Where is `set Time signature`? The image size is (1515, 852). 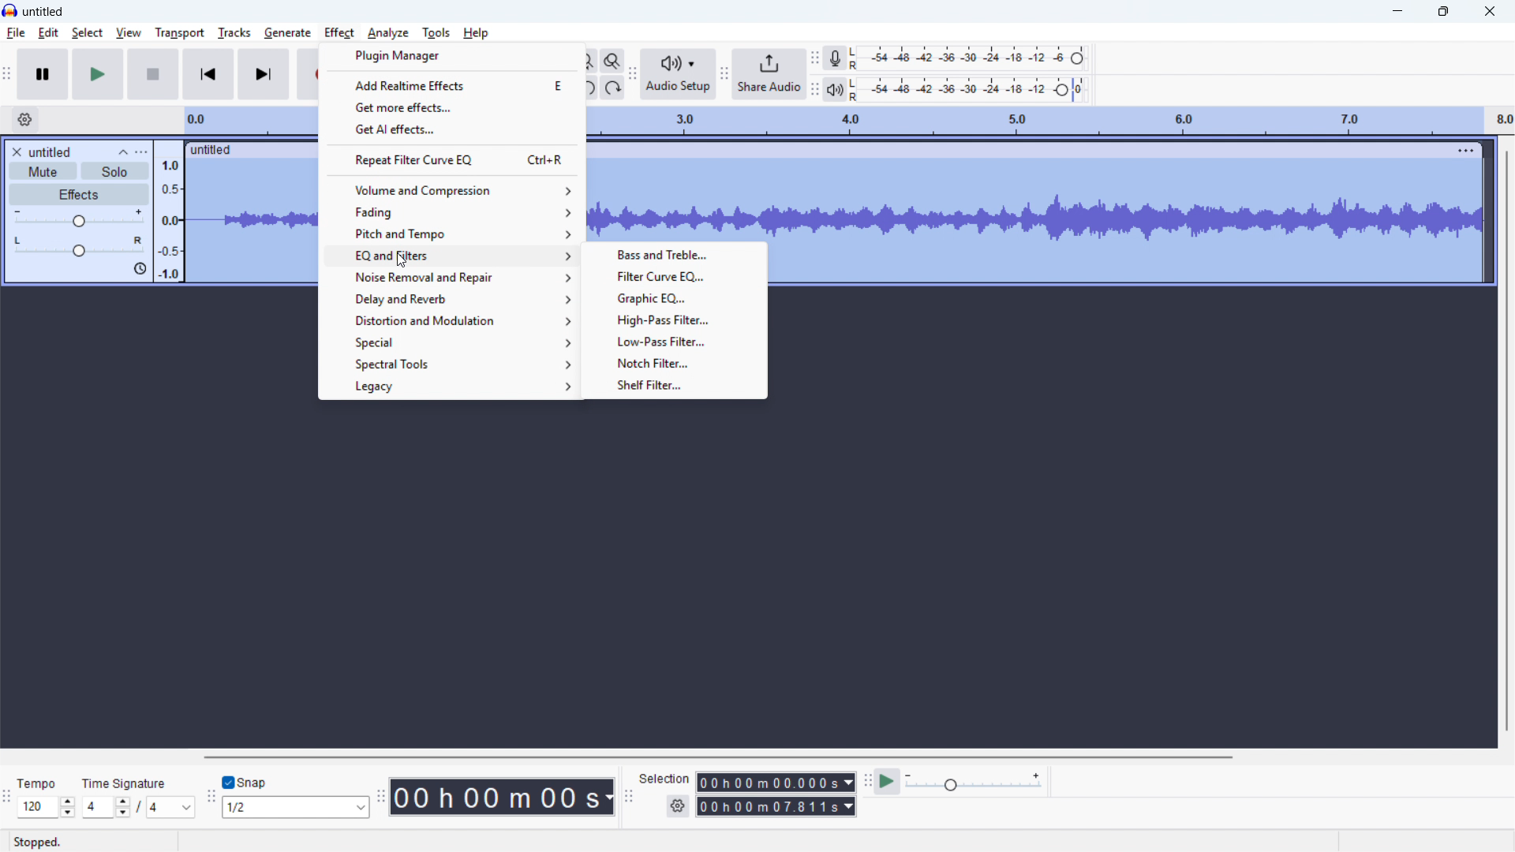 set Time signature is located at coordinates (140, 807).